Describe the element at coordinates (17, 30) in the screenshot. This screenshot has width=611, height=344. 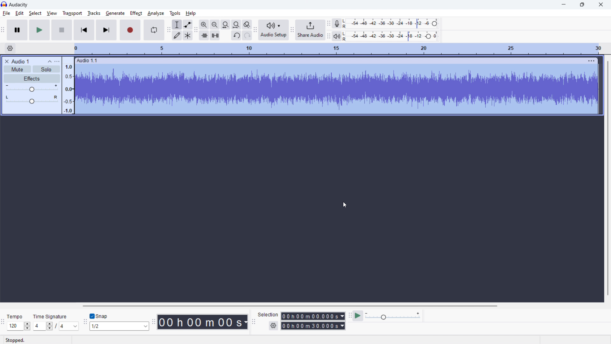
I see `pause` at that location.